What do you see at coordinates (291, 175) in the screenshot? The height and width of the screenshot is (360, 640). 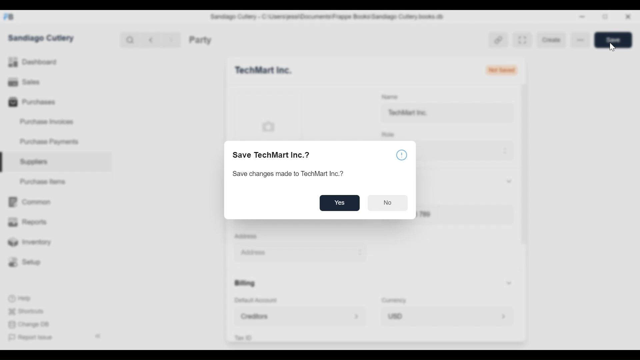 I see `Save changes made to TechMart Inc.?` at bounding box center [291, 175].